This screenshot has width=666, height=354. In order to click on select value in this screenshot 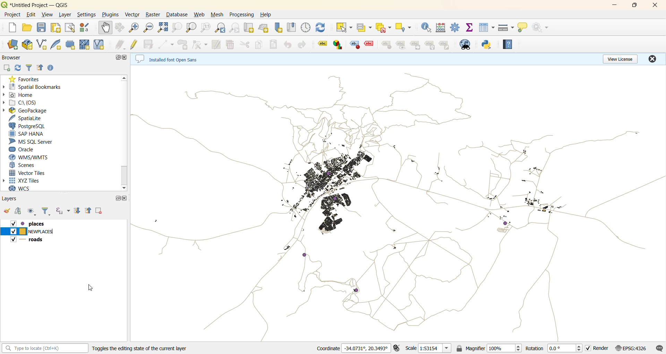, I will do `click(364, 29)`.